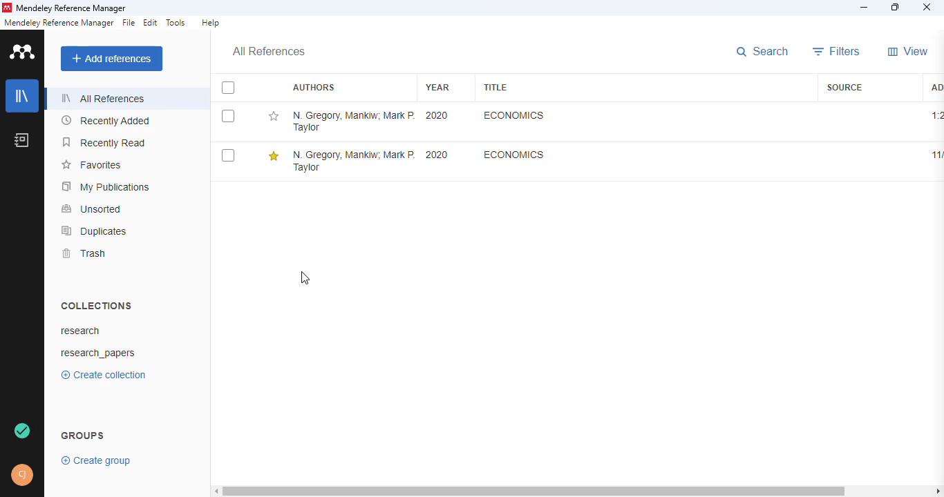 The width and height of the screenshot is (944, 497). What do you see at coordinates (437, 87) in the screenshot?
I see `year` at bounding box center [437, 87].